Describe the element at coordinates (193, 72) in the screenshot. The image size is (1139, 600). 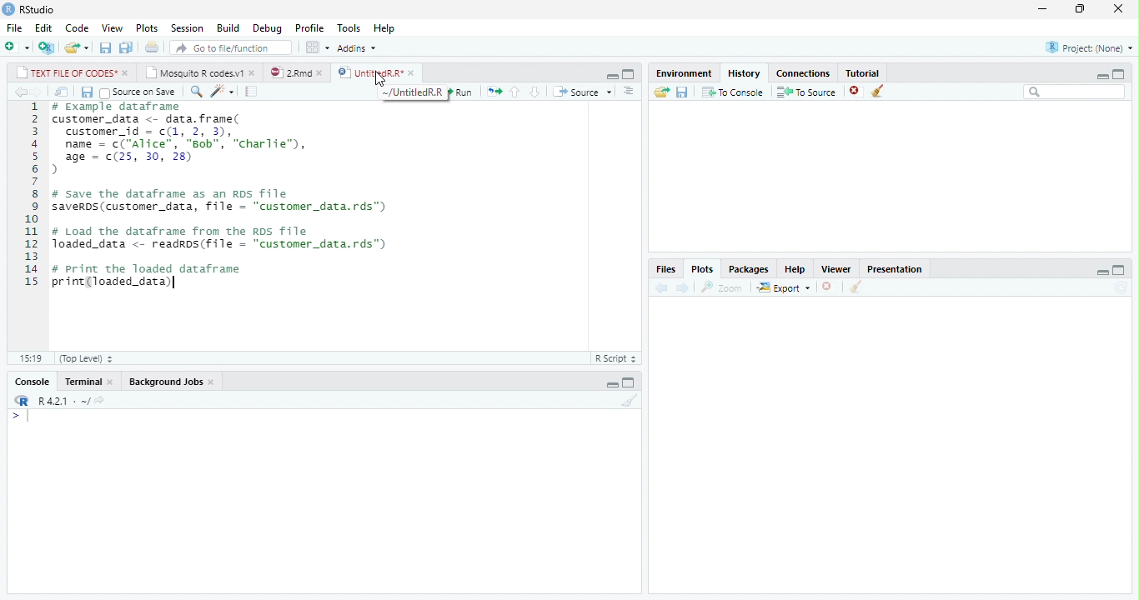
I see `Mosquito R codes.v1` at that location.